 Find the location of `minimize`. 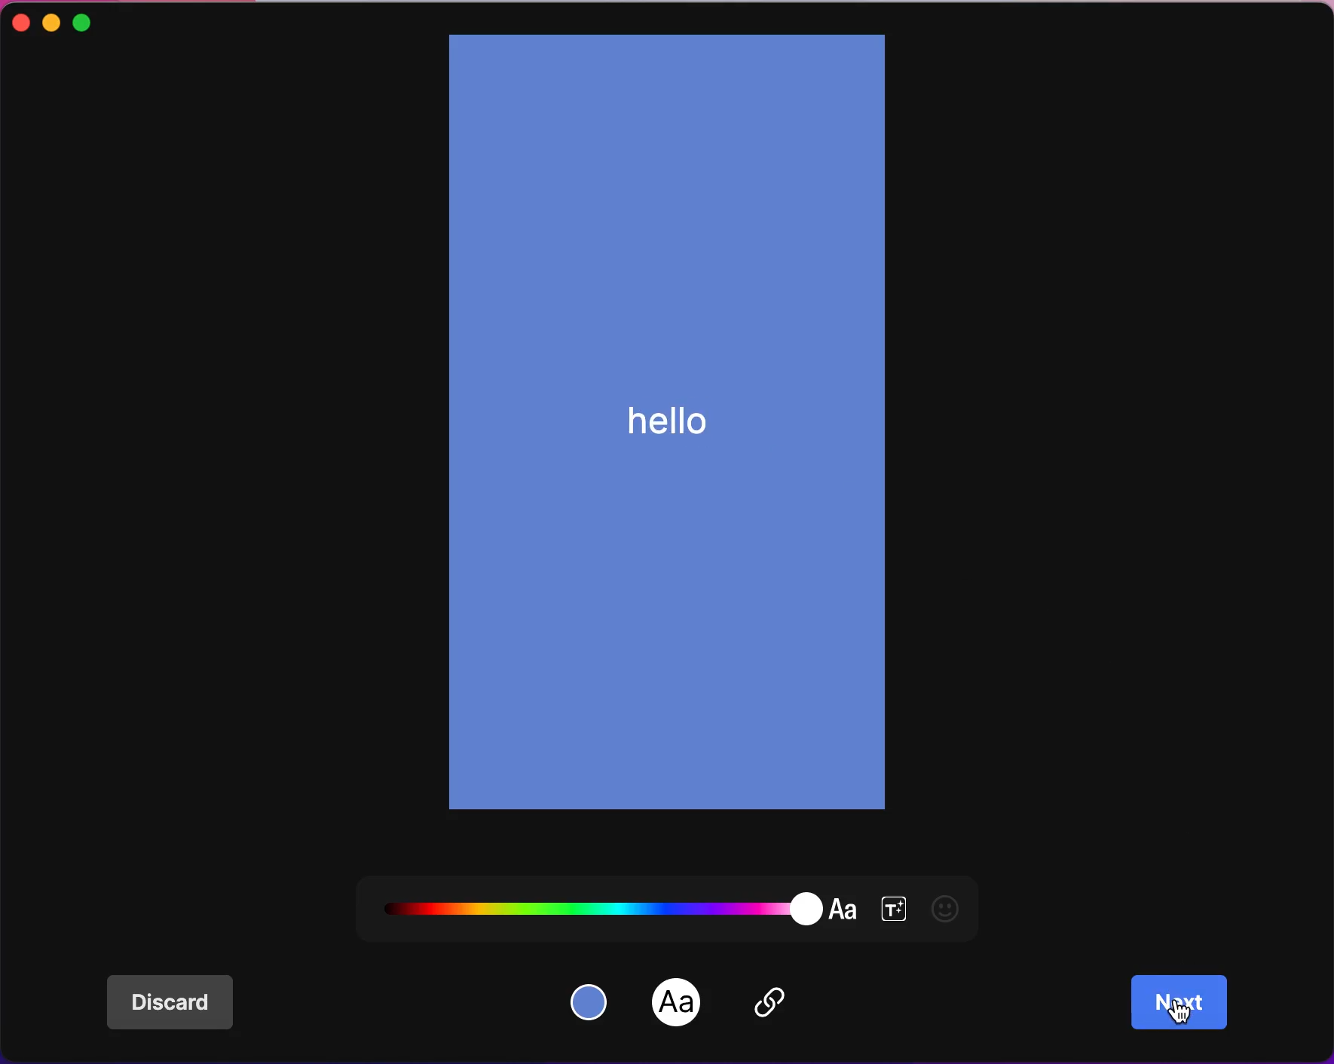

minimize is located at coordinates (52, 23).